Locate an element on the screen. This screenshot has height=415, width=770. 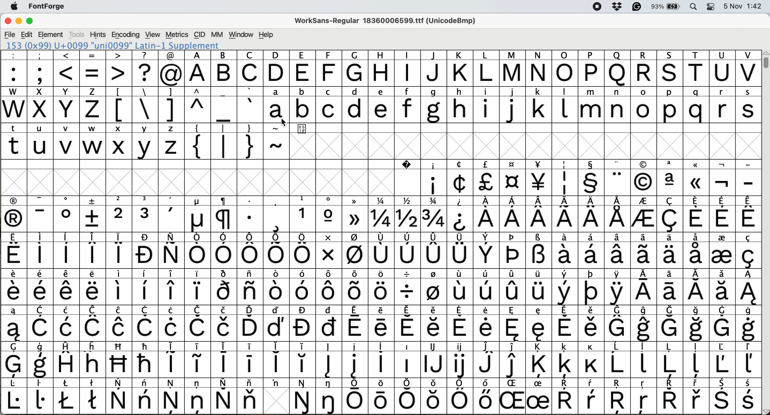
symbol is located at coordinates (120, 250).